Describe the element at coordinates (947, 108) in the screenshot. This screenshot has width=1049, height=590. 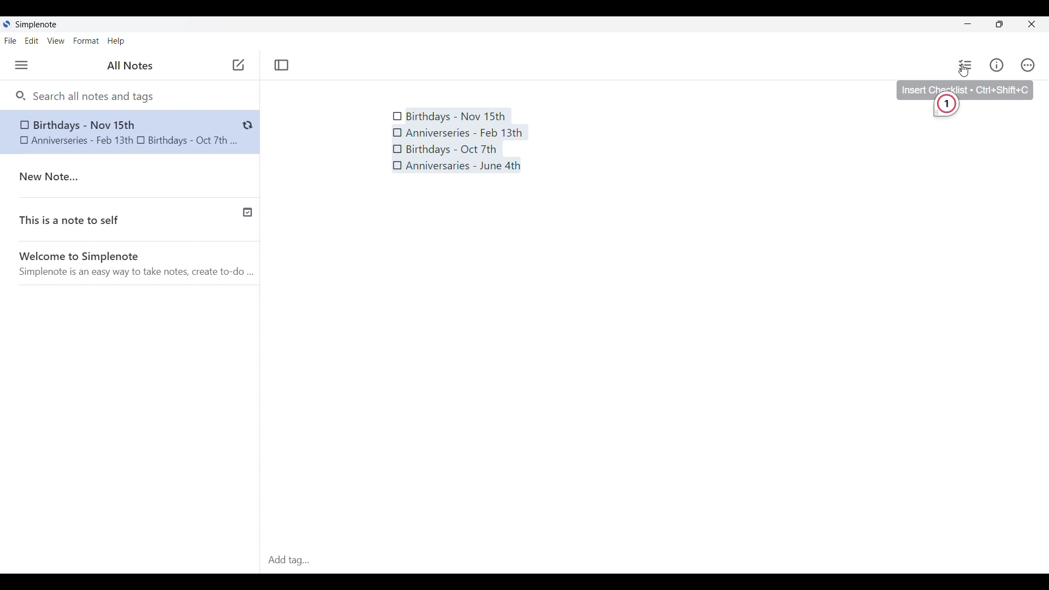
I see `Grammarly extension detecting 1 required change ` at that location.